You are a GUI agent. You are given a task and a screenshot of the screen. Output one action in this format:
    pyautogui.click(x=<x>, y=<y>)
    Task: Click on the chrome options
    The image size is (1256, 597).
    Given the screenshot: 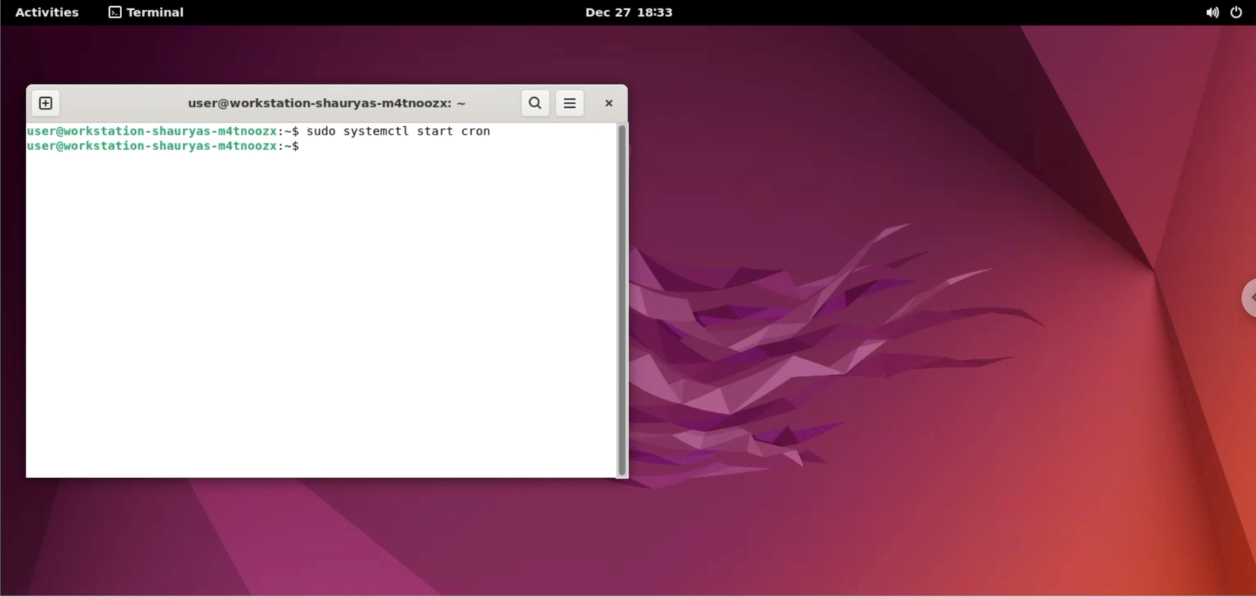 What is the action you would take?
    pyautogui.click(x=1243, y=301)
    